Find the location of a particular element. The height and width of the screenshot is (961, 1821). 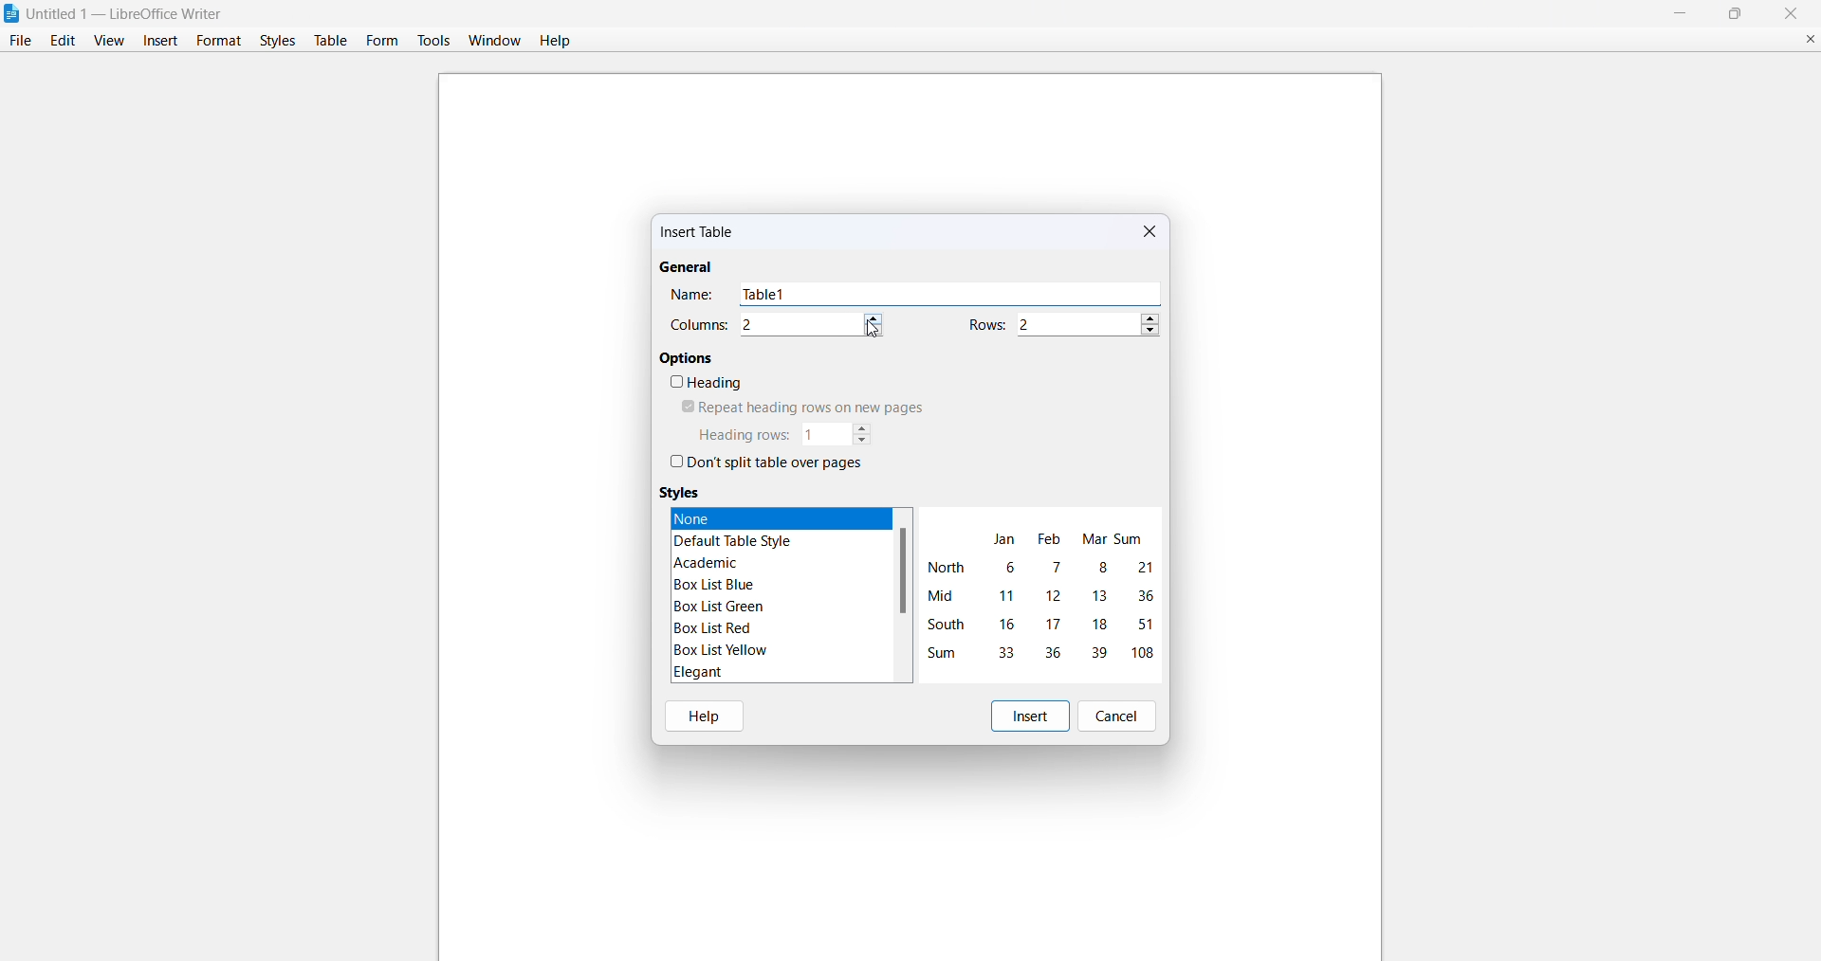

default table style is located at coordinates (740, 540).